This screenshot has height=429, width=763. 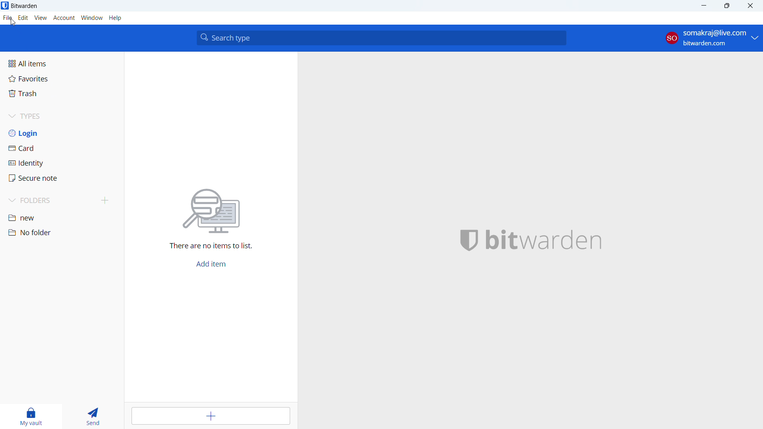 What do you see at coordinates (211, 264) in the screenshot?
I see `add item` at bounding box center [211, 264].